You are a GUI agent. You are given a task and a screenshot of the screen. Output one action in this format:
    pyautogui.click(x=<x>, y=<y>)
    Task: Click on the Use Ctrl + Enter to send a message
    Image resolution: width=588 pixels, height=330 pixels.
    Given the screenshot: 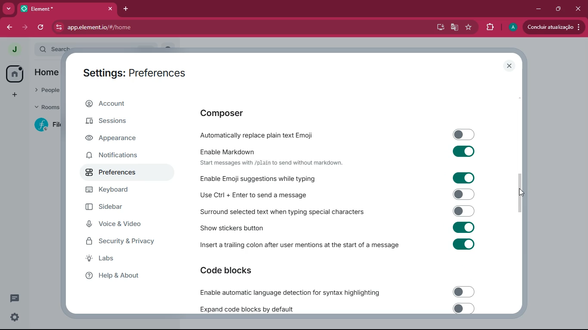 What is the action you would take?
    pyautogui.click(x=339, y=194)
    